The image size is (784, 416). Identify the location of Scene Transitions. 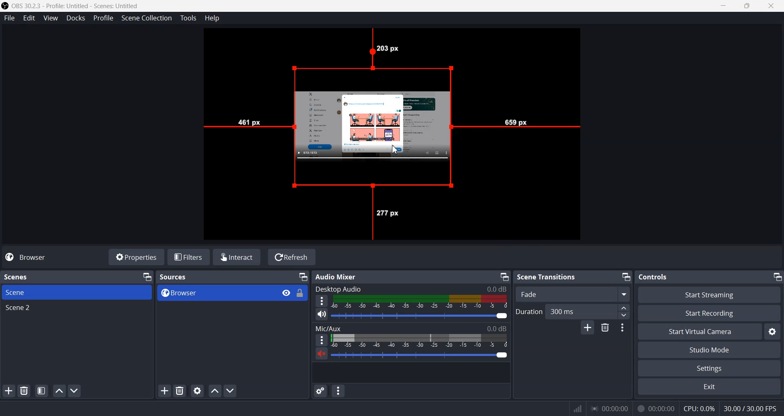
(547, 277).